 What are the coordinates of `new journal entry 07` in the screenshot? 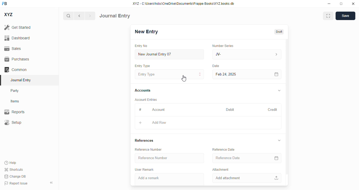 It's located at (170, 54).